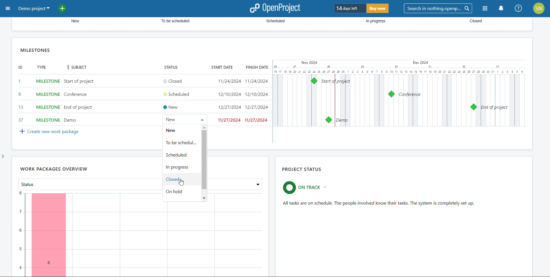  I want to click on set project status, so click(307, 187).